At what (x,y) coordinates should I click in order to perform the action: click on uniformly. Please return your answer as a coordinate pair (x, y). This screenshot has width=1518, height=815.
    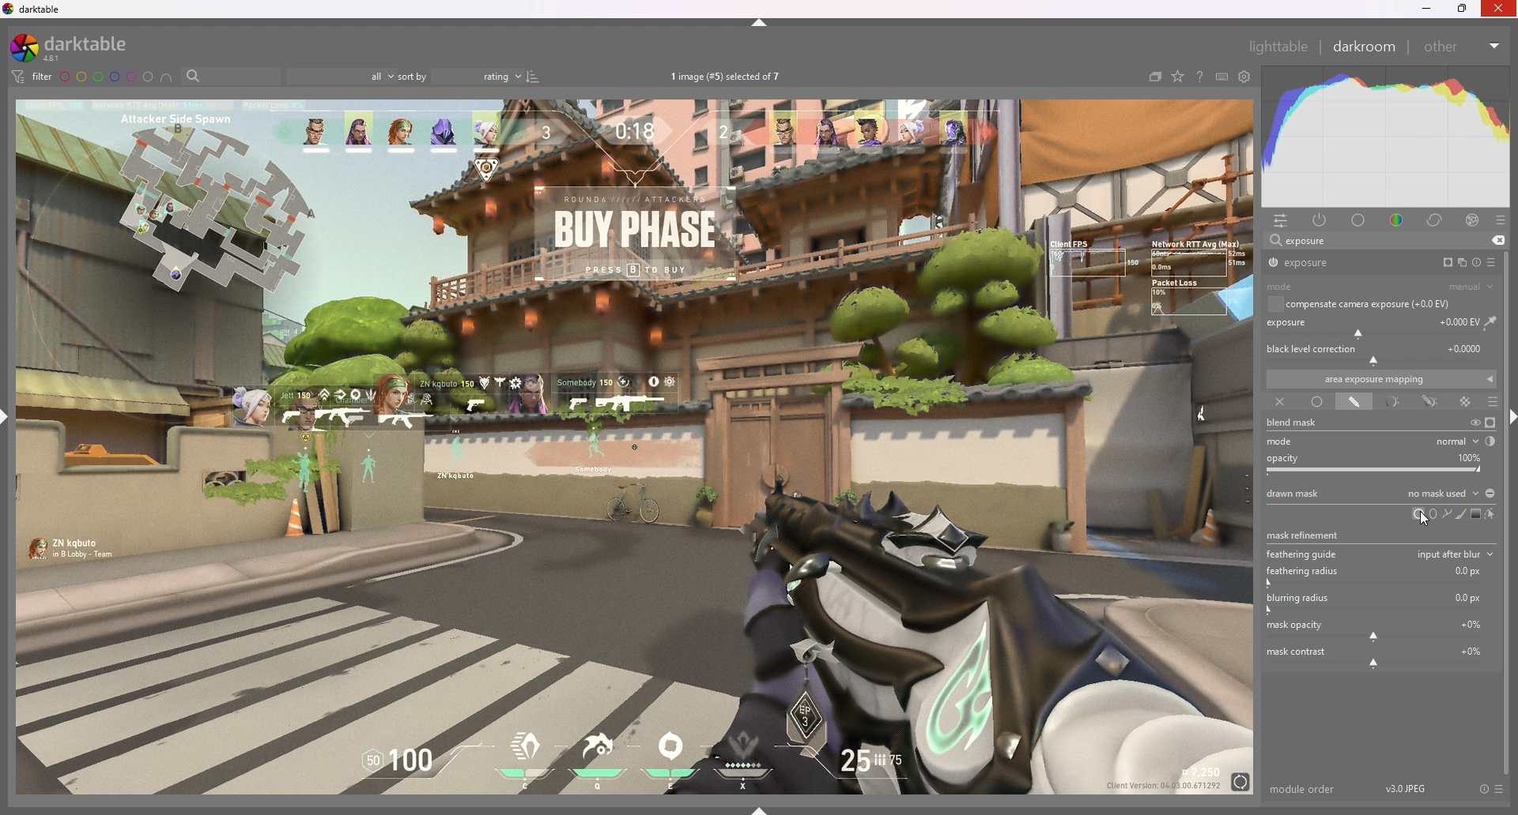
    Looking at the image, I should click on (1317, 401).